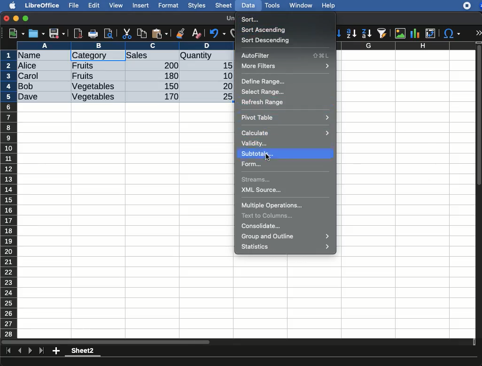 The width and height of the screenshot is (482, 366). What do you see at coordinates (225, 66) in the screenshot?
I see `15` at bounding box center [225, 66].